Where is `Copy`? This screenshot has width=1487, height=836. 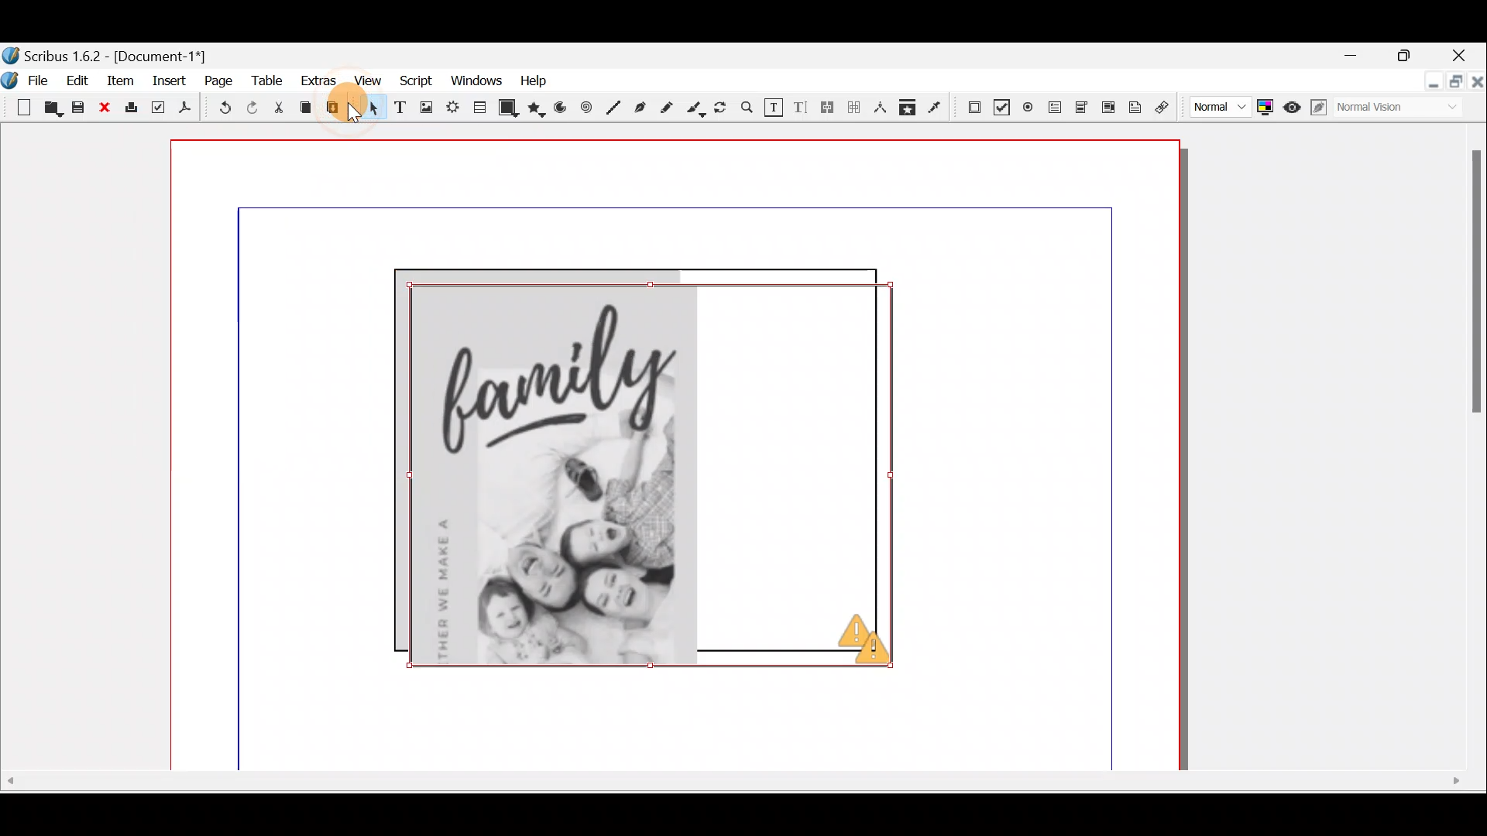 Copy is located at coordinates (305, 110).